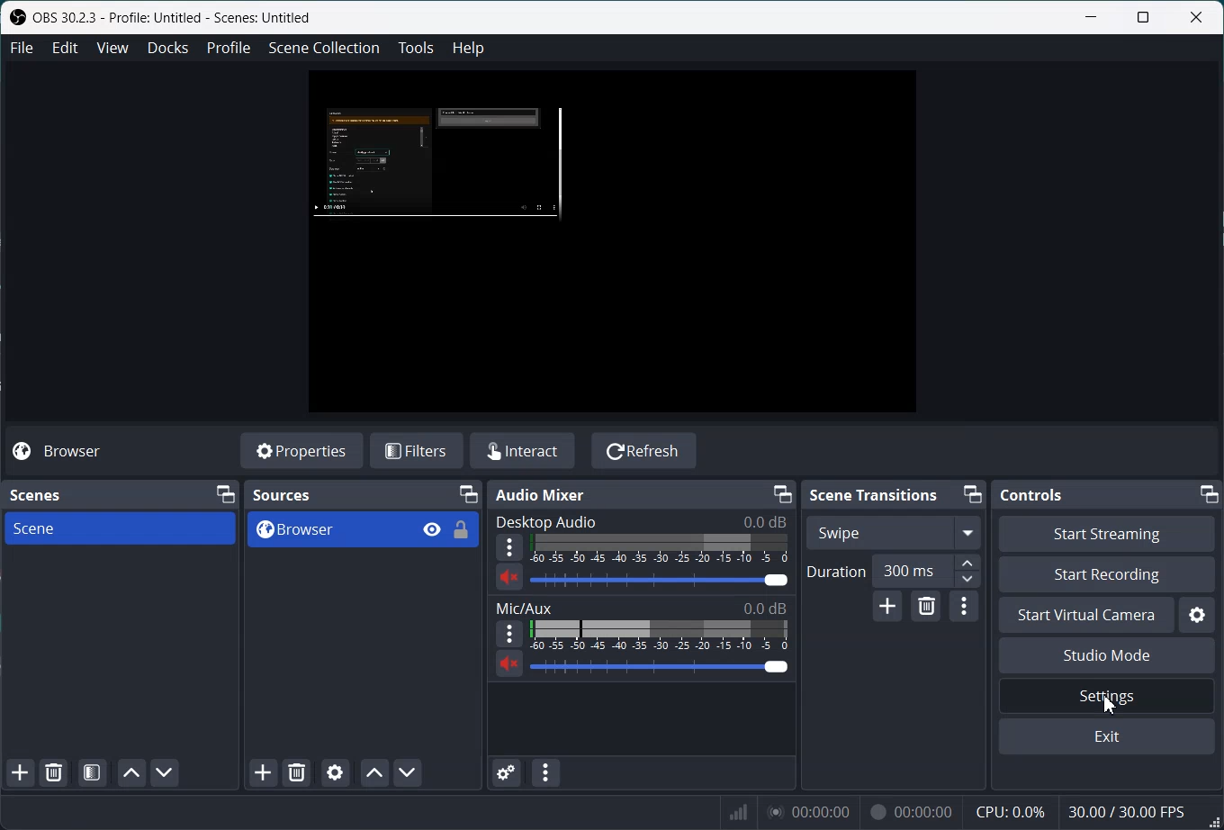  What do you see at coordinates (508, 665) in the screenshot?
I see `Mute/ Unmute` at bounding box center [508, 665].